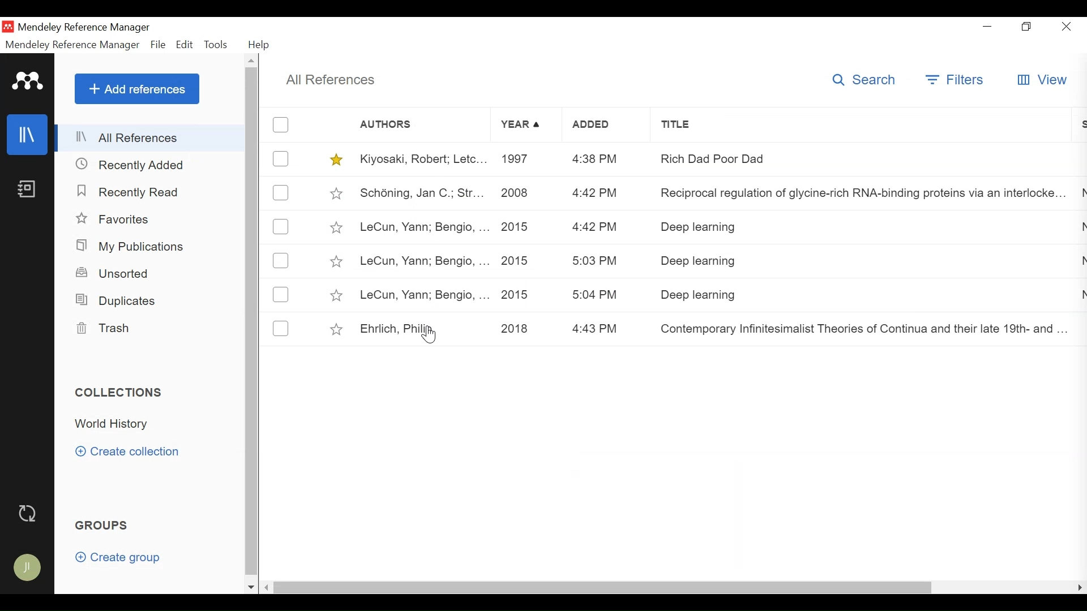 This screenshot has width=1087, height=611. I want to click on Add References, so click(136, 89).